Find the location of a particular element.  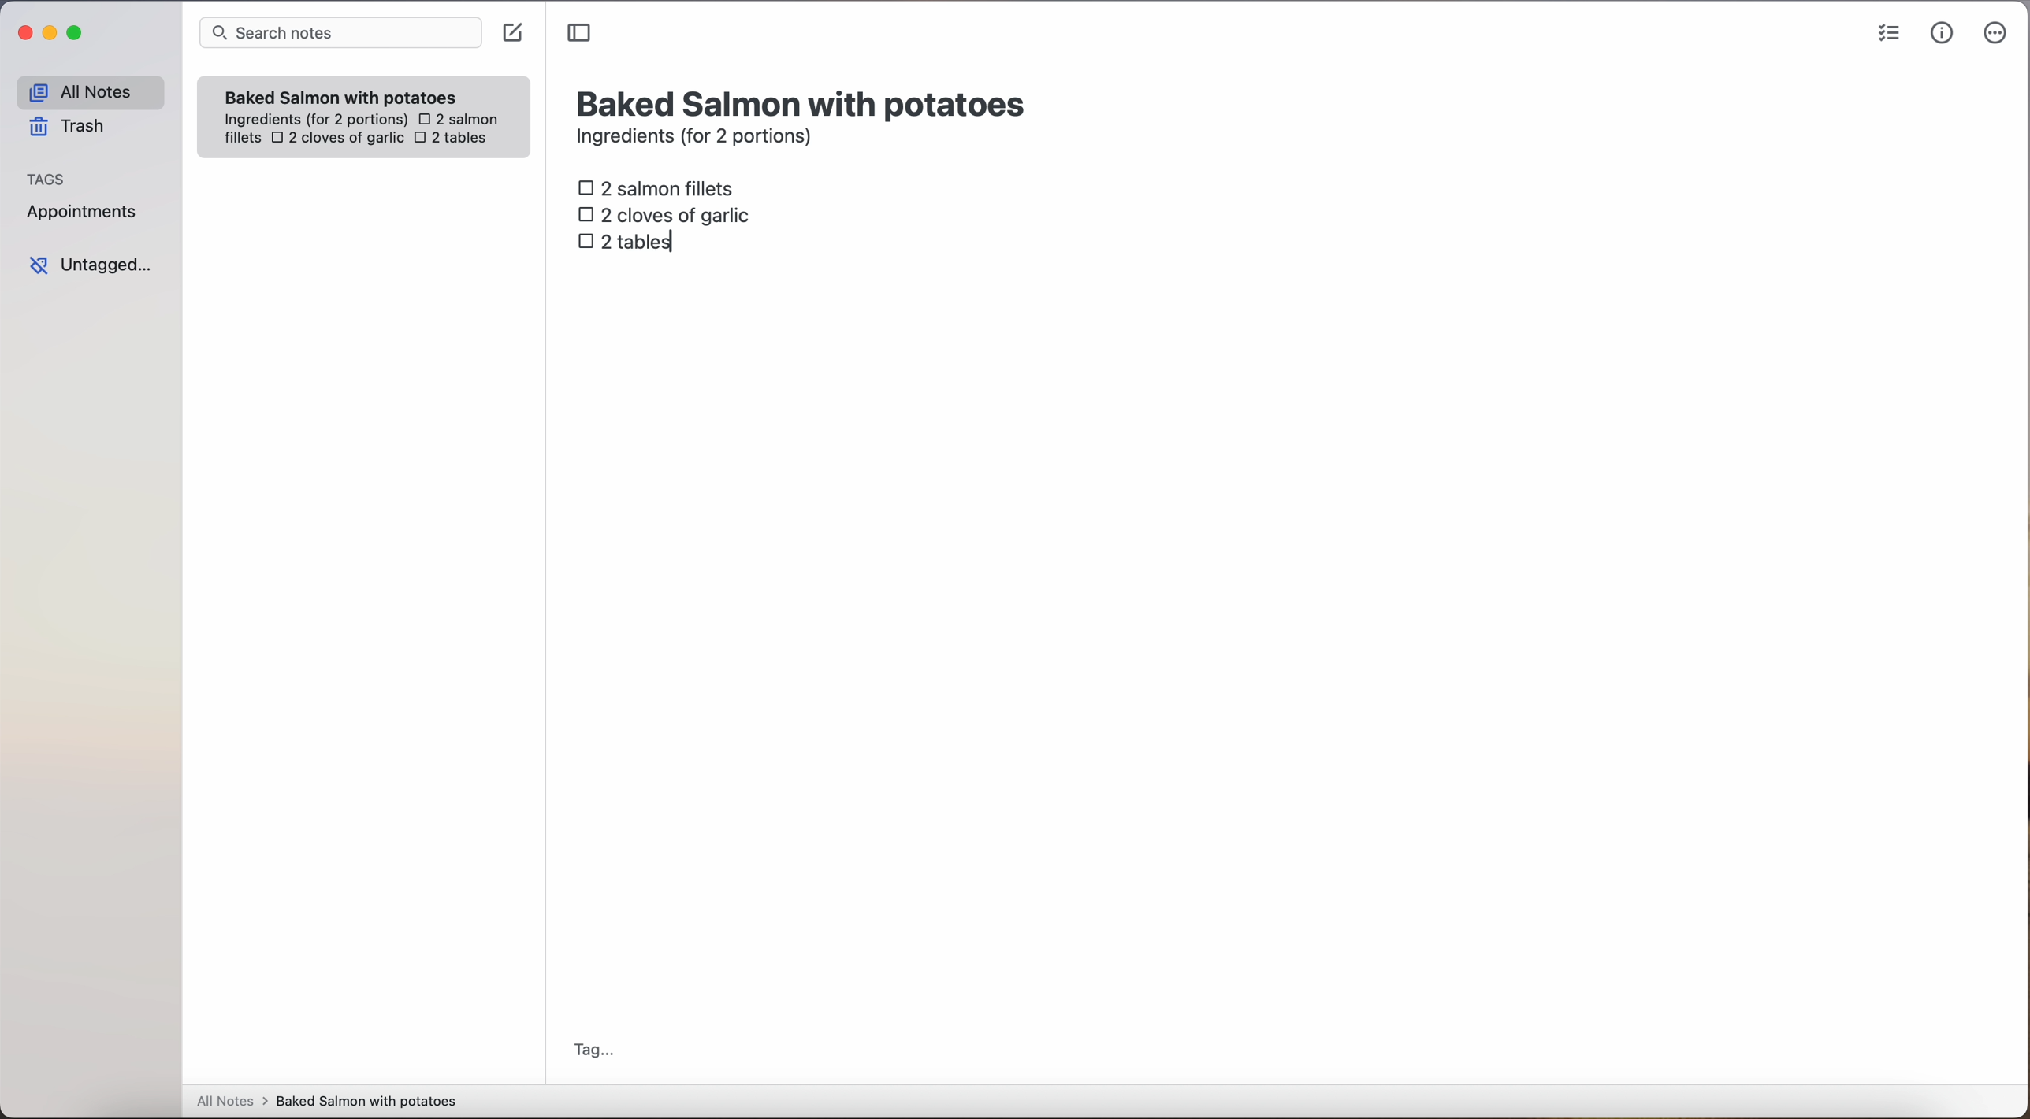

create note is located at coordinates (511, 33).